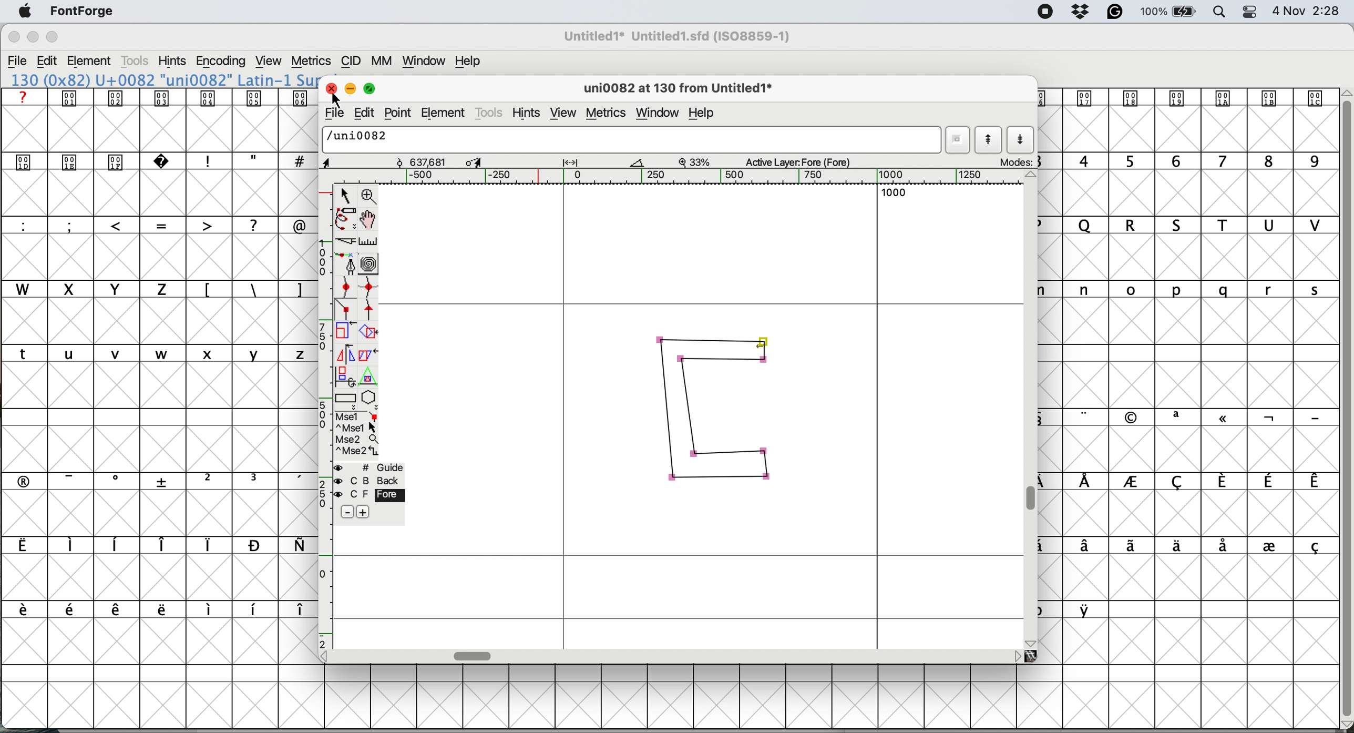  What do you see at coordinates (172, 60) in the screenshot?
I see `hints` at bounding box center [172, 60].